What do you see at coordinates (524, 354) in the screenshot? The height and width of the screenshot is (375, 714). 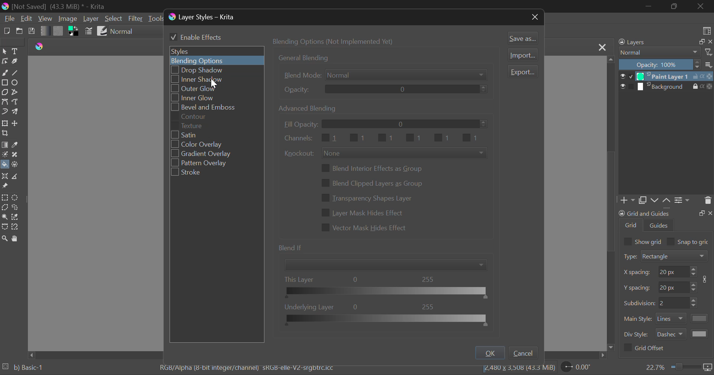 I see `Cancel` at bounding box center [524, 354].